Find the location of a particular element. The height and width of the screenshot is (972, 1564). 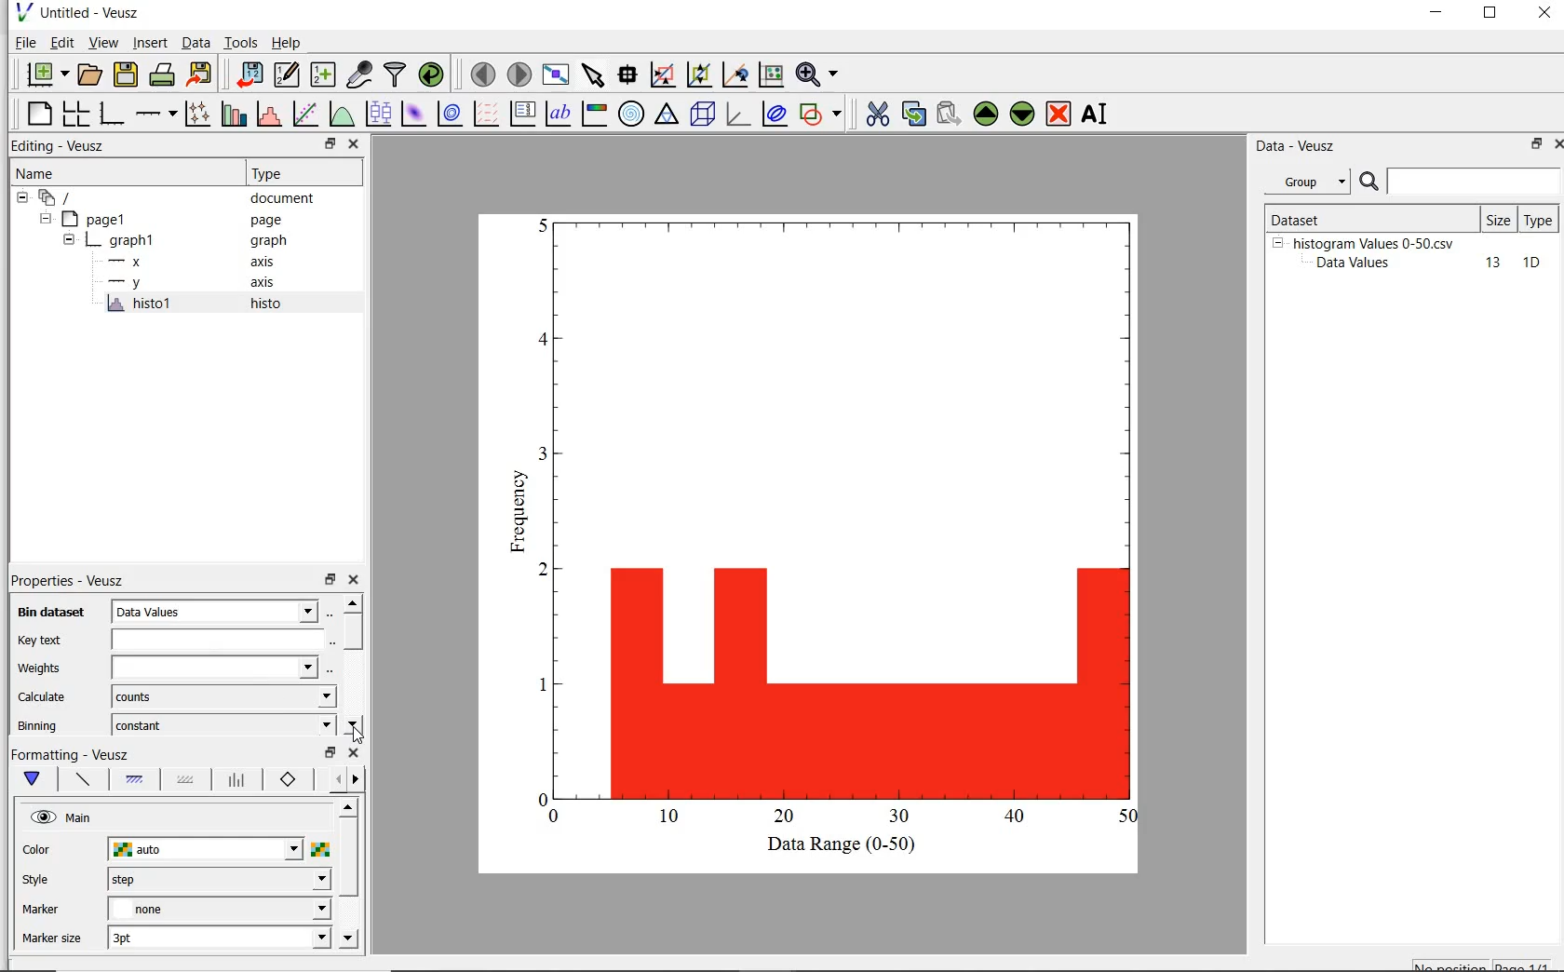

minimize is located at coordinates (1437, 15).